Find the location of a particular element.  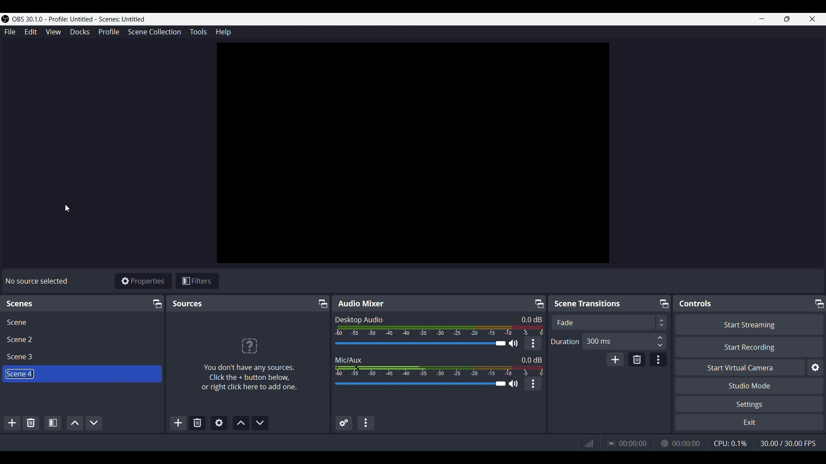

Docks is located at coordinates (80, 32).